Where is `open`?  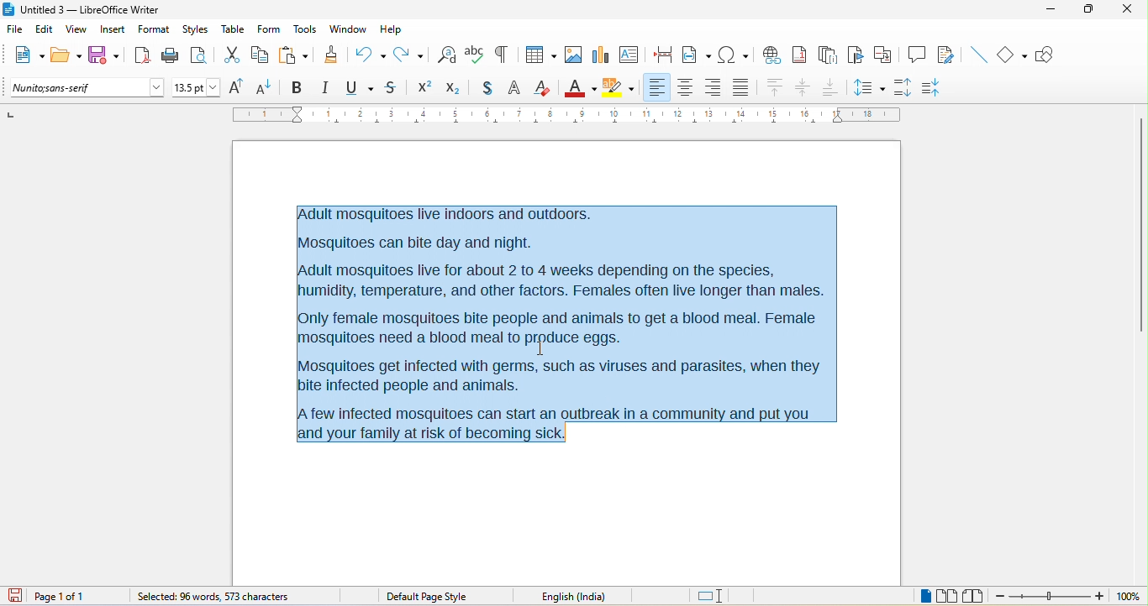
open is located at coordinates (66, 56).